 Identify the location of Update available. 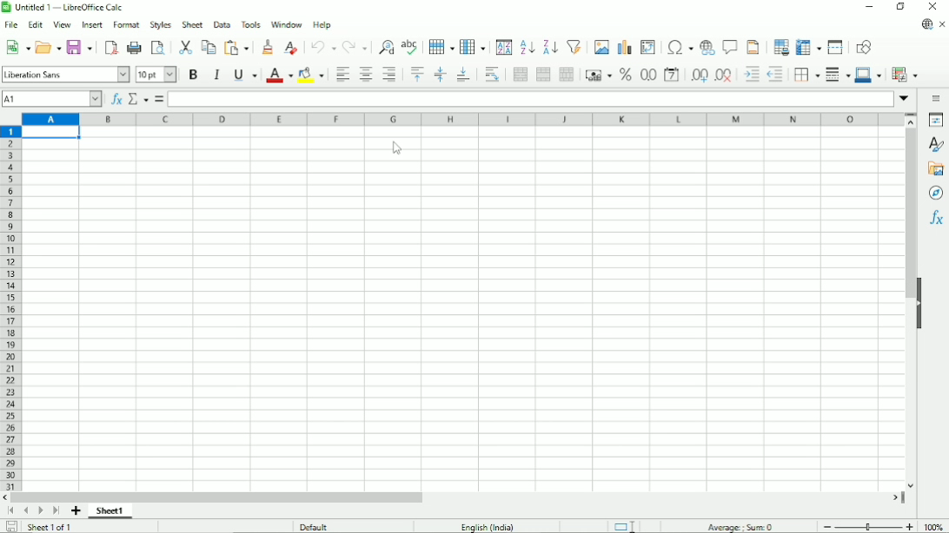
(926, 24).